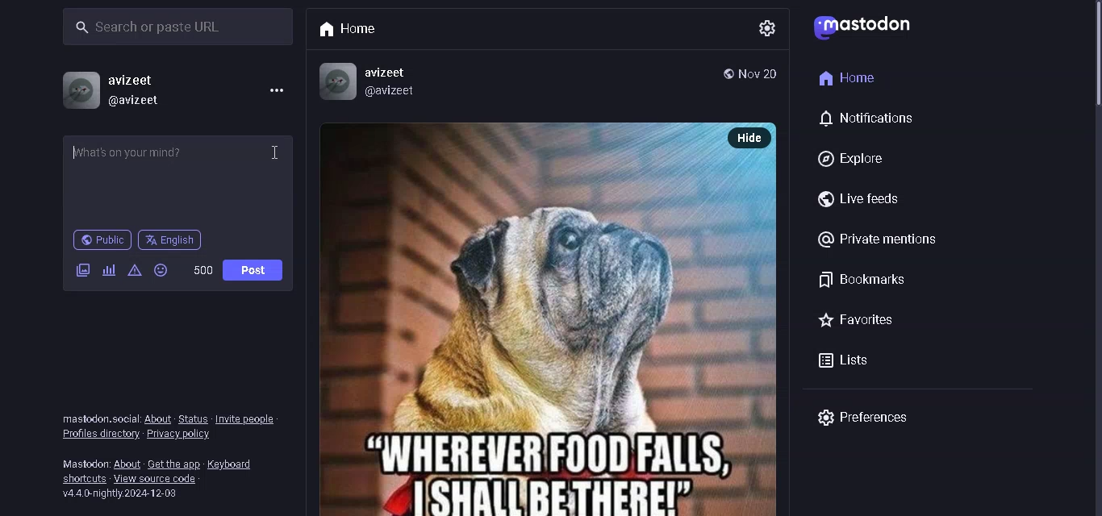 The image size is (1102, 516). I want to click on hide, so click(749, 138).